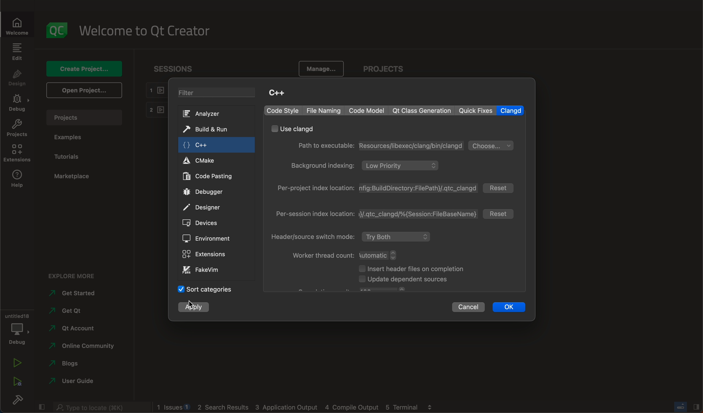 The width and height of the screenshot is (703, 413). Describe the element at coordinates (17, 51) in the screenshot. I see `edit` at that location.